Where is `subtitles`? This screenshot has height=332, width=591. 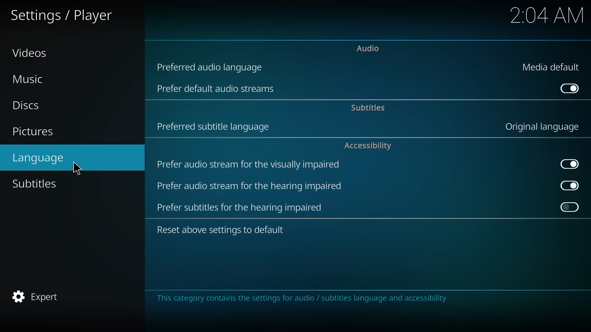 subtitles is located at coordinates (370, 107).